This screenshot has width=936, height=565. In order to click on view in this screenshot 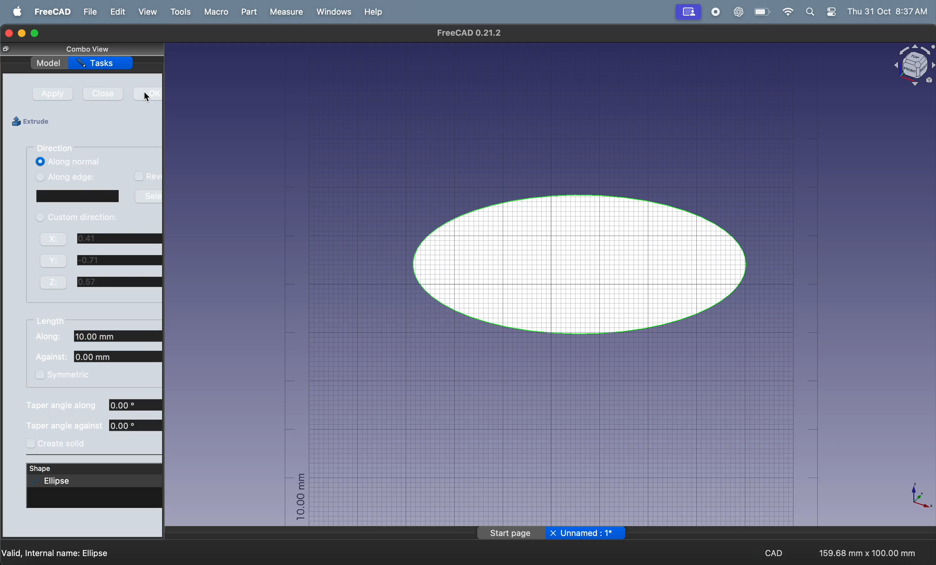, I will do `click(147, 12)`.